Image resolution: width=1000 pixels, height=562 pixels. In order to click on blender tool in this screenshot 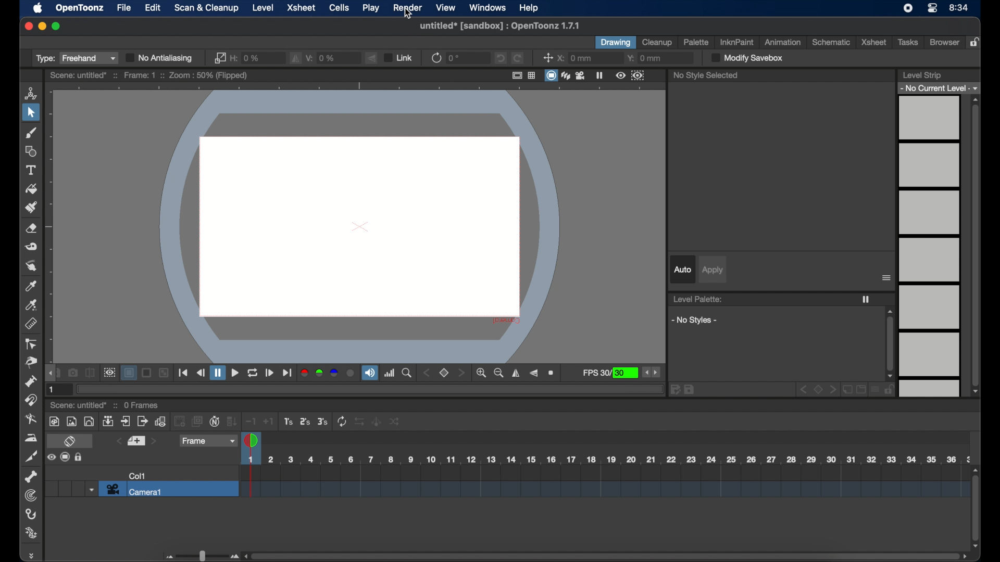, I will do `click(31, 419)`.